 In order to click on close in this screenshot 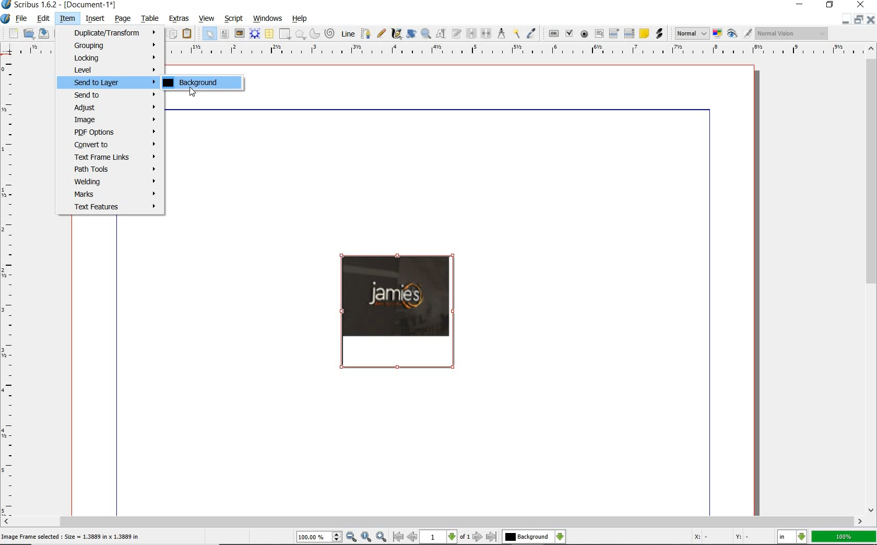, I will do `click(862, 5)`.